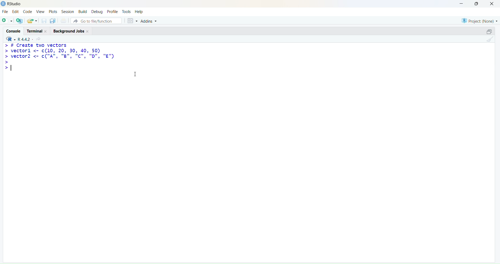 The image size is (500, 264). What do you see at coordinates (490, 32) in the screenshot?
I see `minimize` at bounding box center [490, 32].